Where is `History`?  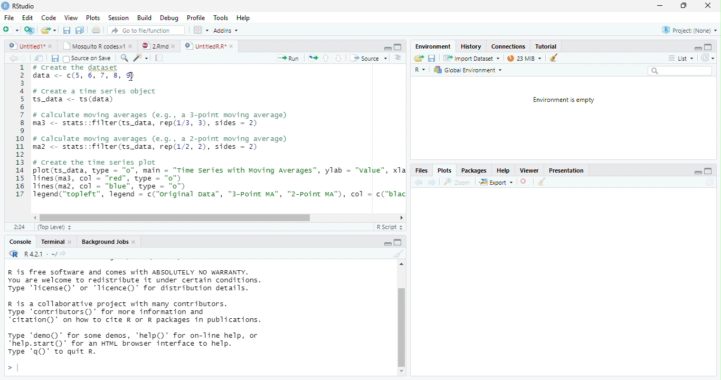 History is located at coordinates (471, 46).